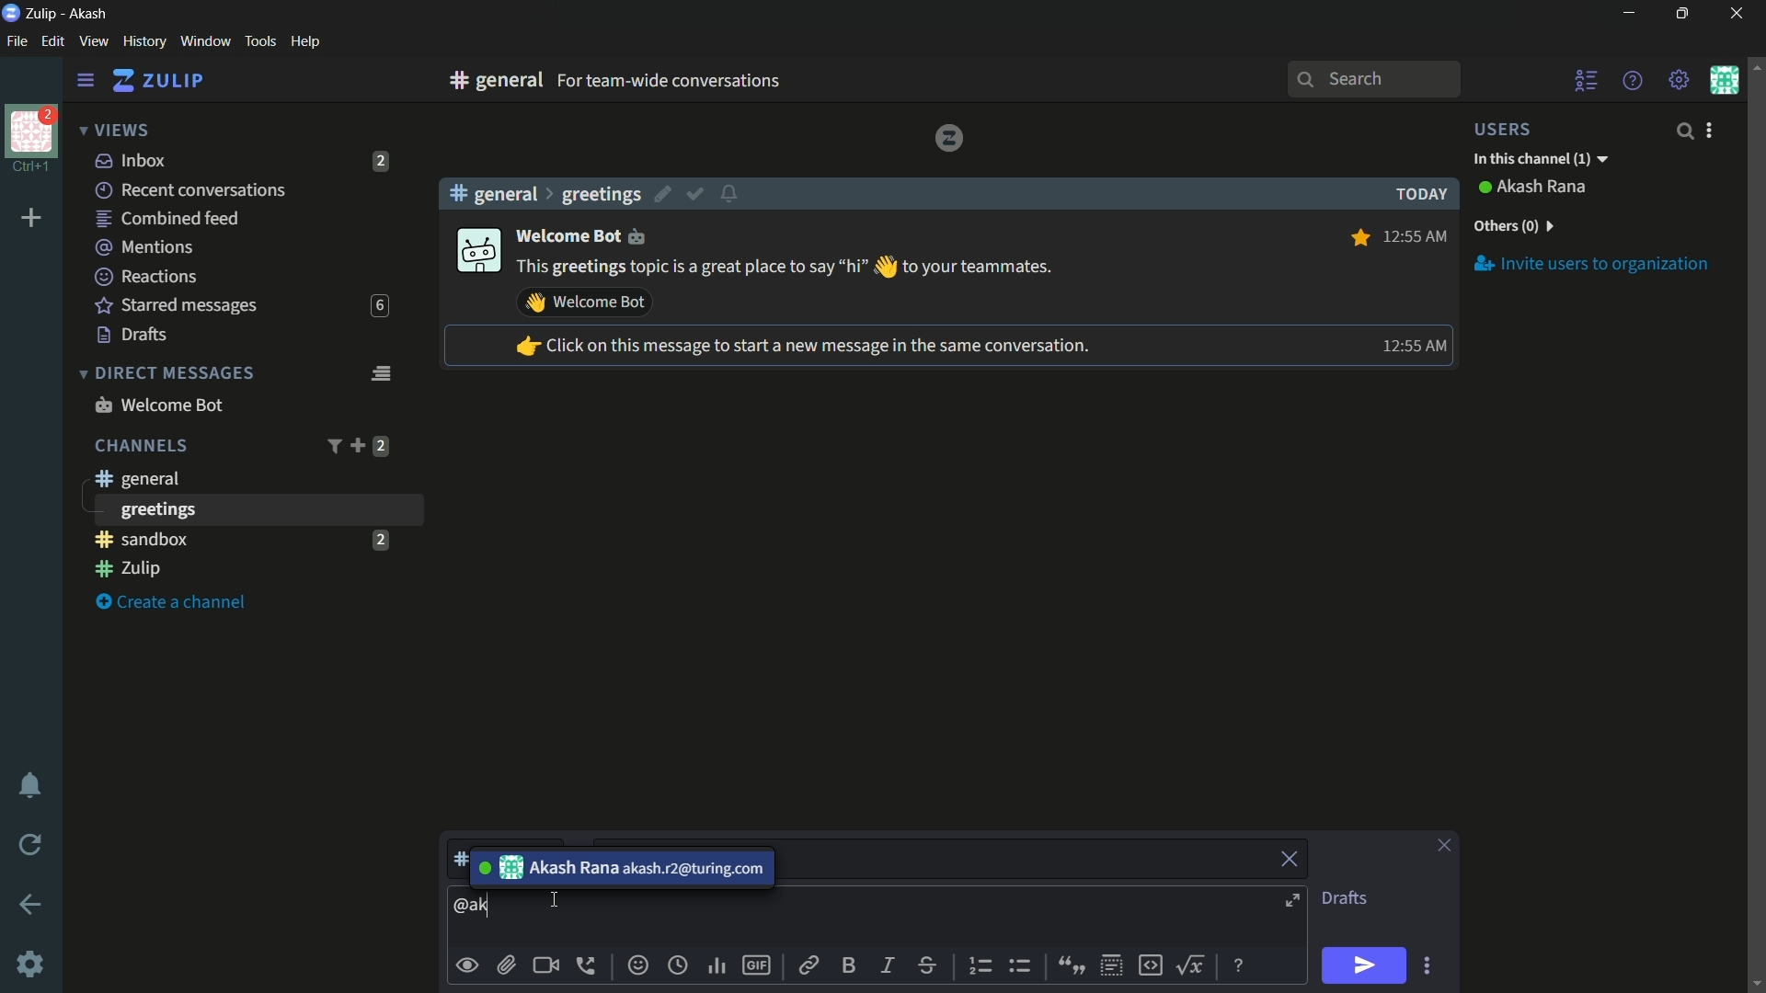  I want to click on Settings, so click(30, 964).